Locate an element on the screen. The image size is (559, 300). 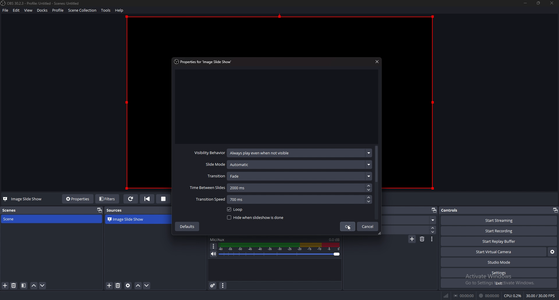
info is located at coordinates (156, 248).